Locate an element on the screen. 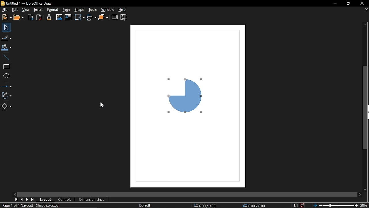 The image size is (369, 208). Move left is located at coordinates (16, 194).